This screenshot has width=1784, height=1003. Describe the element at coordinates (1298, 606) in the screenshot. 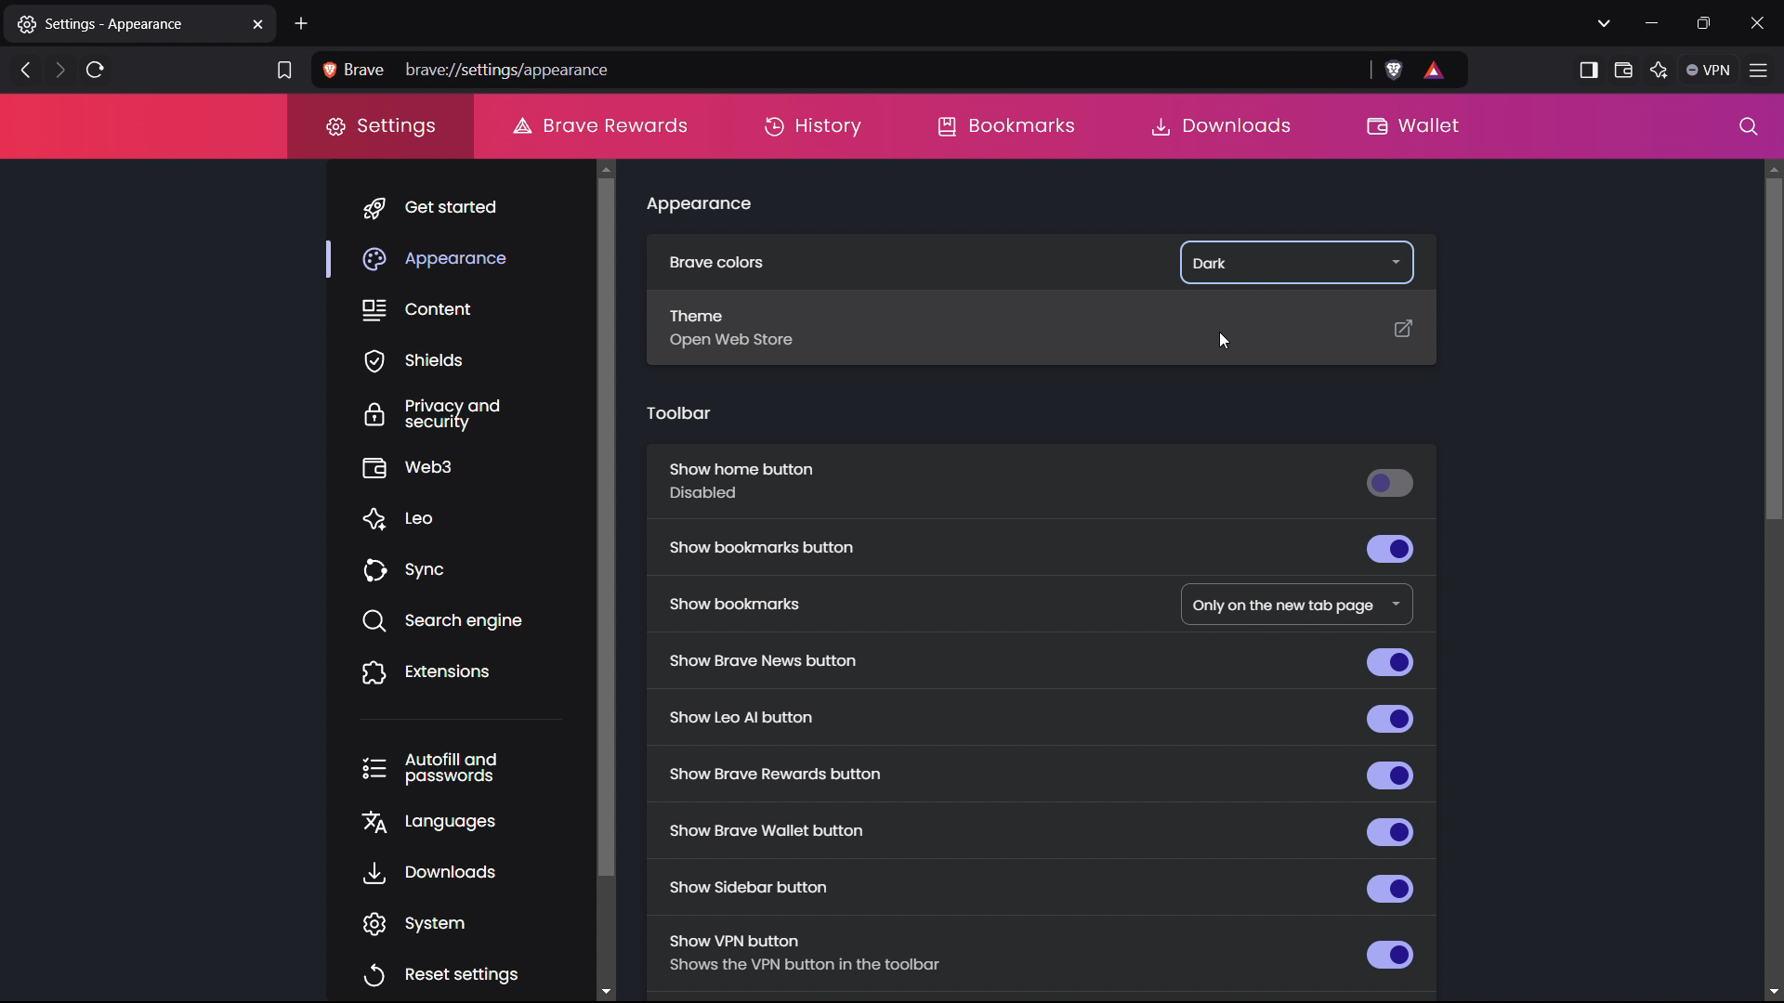

I see `Only on the new tab page ` at that location.